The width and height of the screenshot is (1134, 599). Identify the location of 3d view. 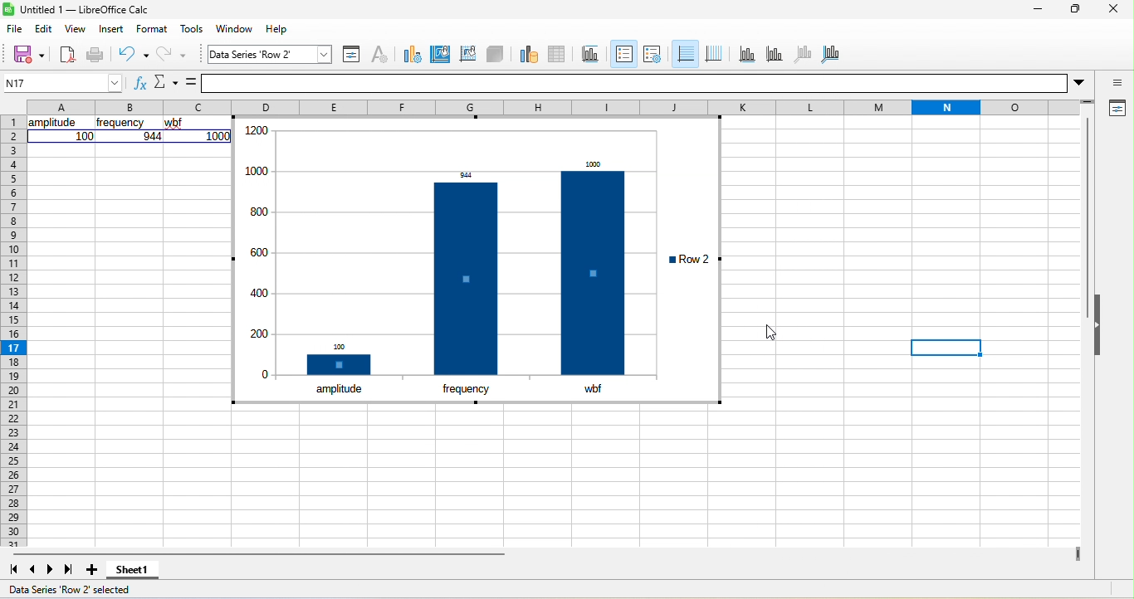
(497, 56).